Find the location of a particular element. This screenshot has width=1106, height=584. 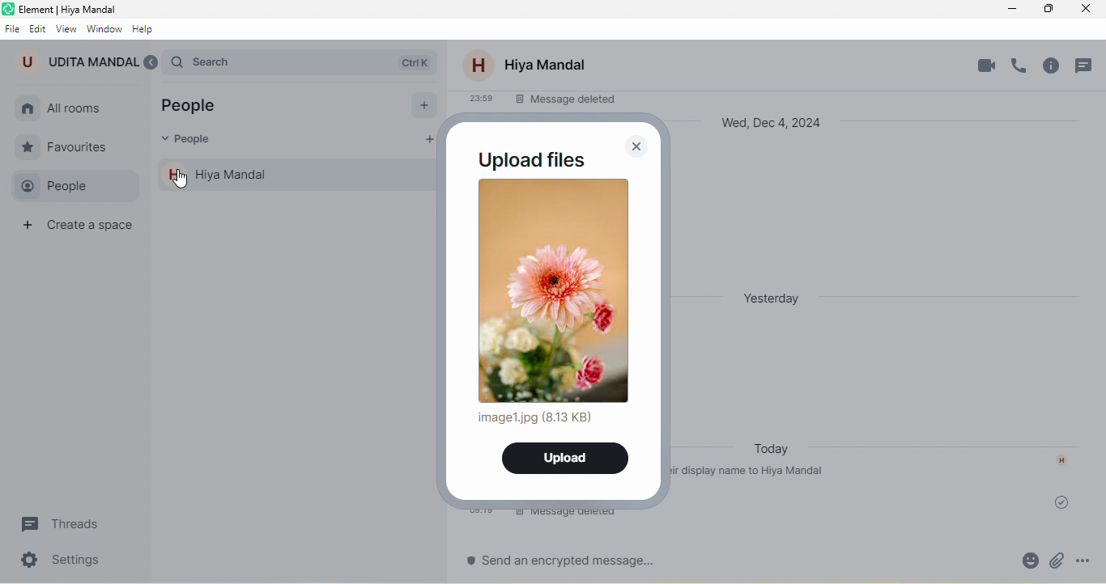

Image is located at coordinates (555, 290).